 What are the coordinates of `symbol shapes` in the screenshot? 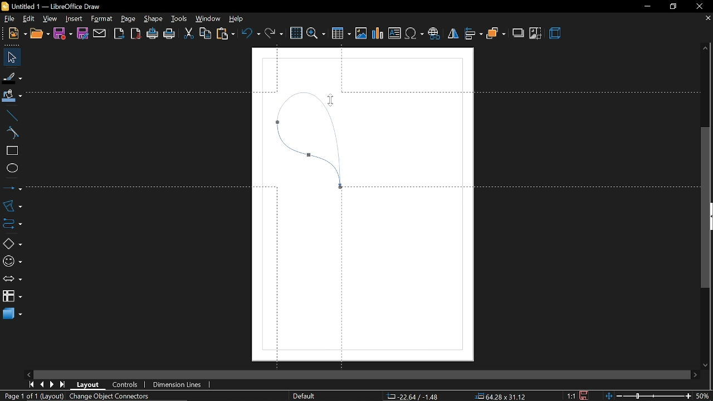 It's located at (11, 260).